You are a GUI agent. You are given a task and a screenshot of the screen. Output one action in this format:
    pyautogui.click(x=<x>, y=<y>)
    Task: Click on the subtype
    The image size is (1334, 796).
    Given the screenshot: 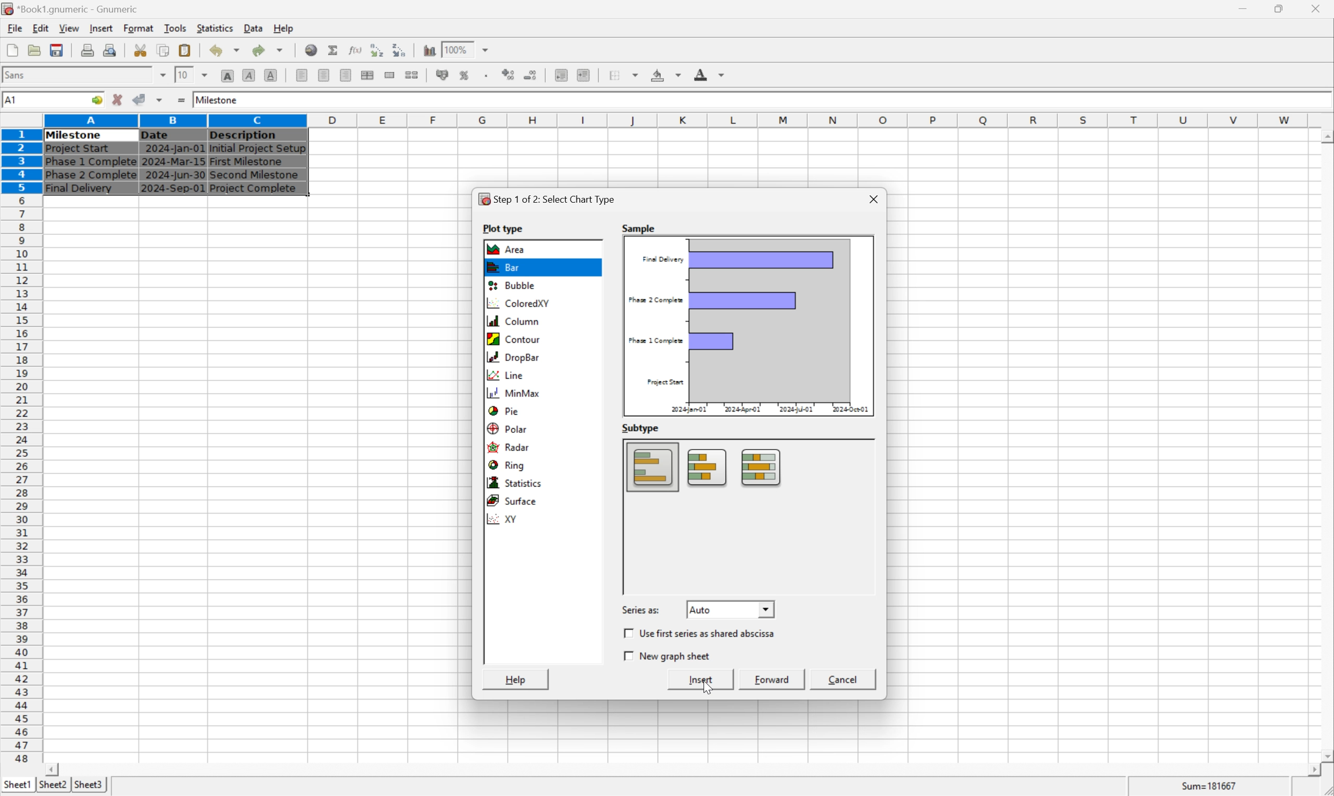 What is the action you would take?
    pyautogui.click(x=642, y=428)
    